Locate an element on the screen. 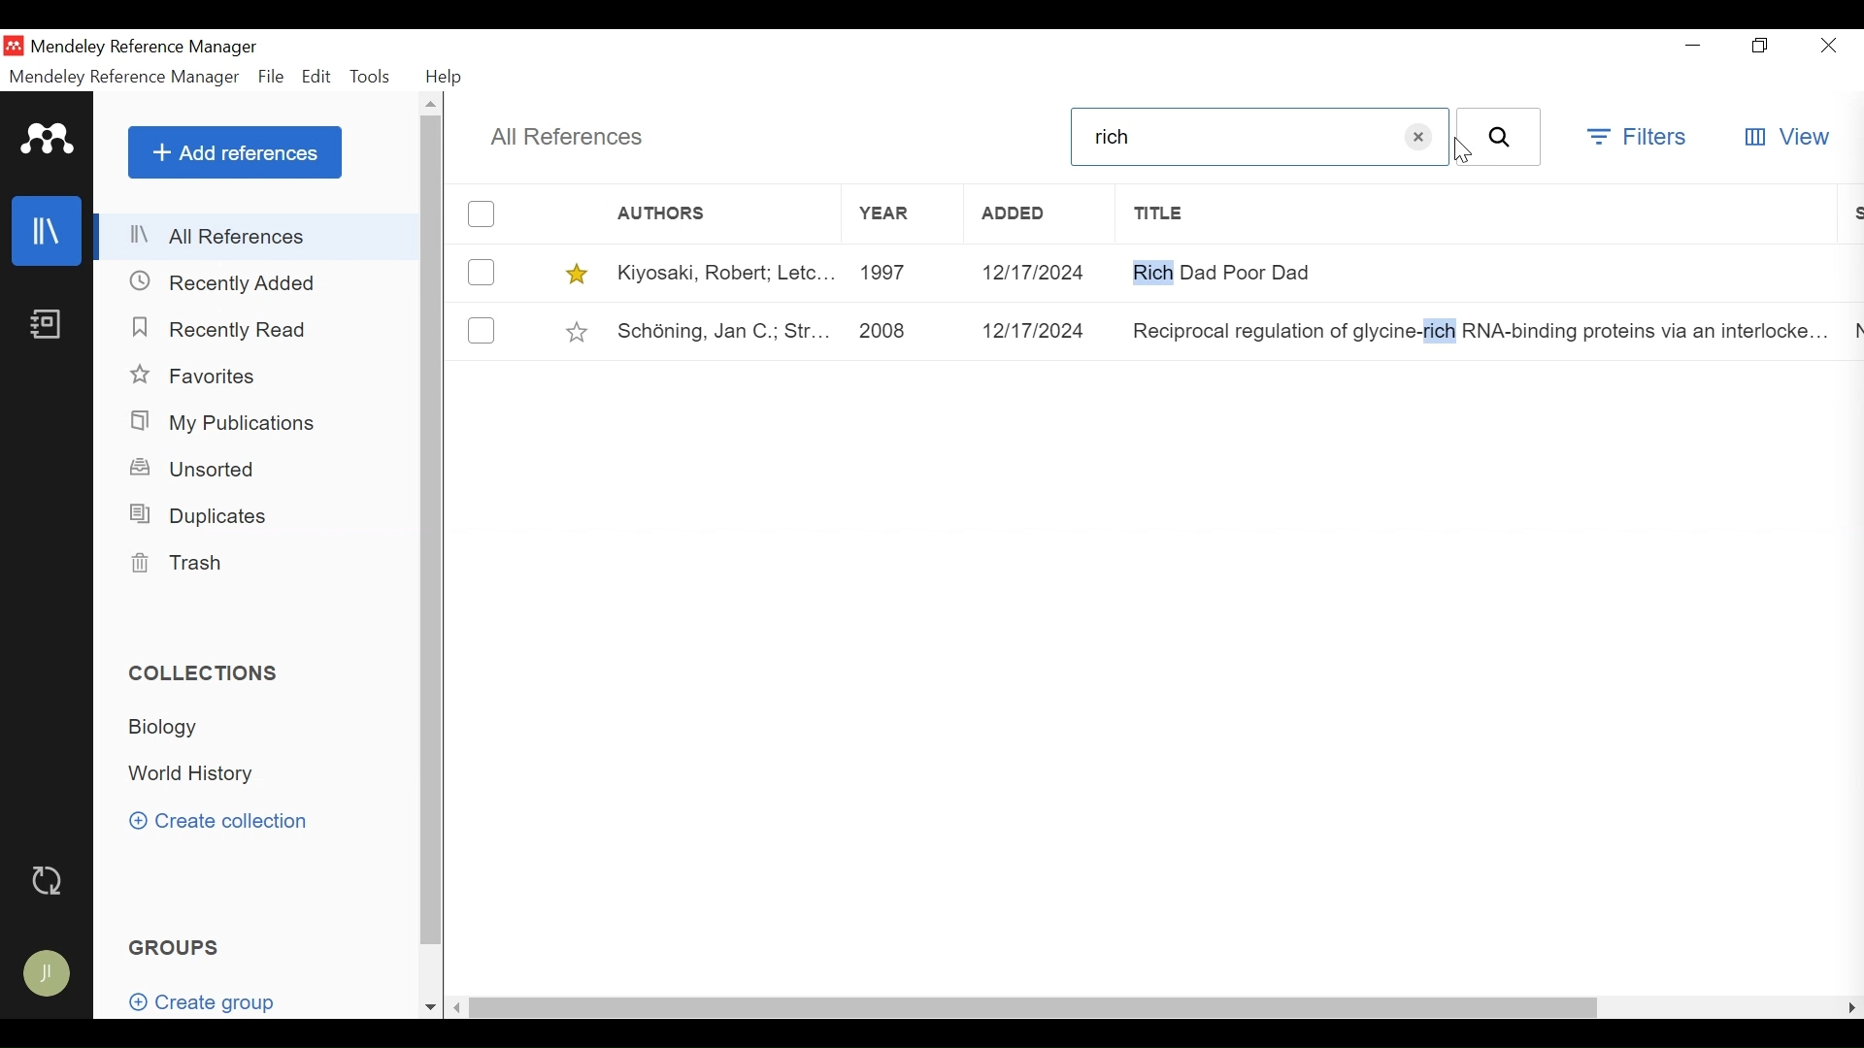 The width and height of the screenshot is (1864, 1048). Search text: 'rich' is located at coordinates (1227, 137).